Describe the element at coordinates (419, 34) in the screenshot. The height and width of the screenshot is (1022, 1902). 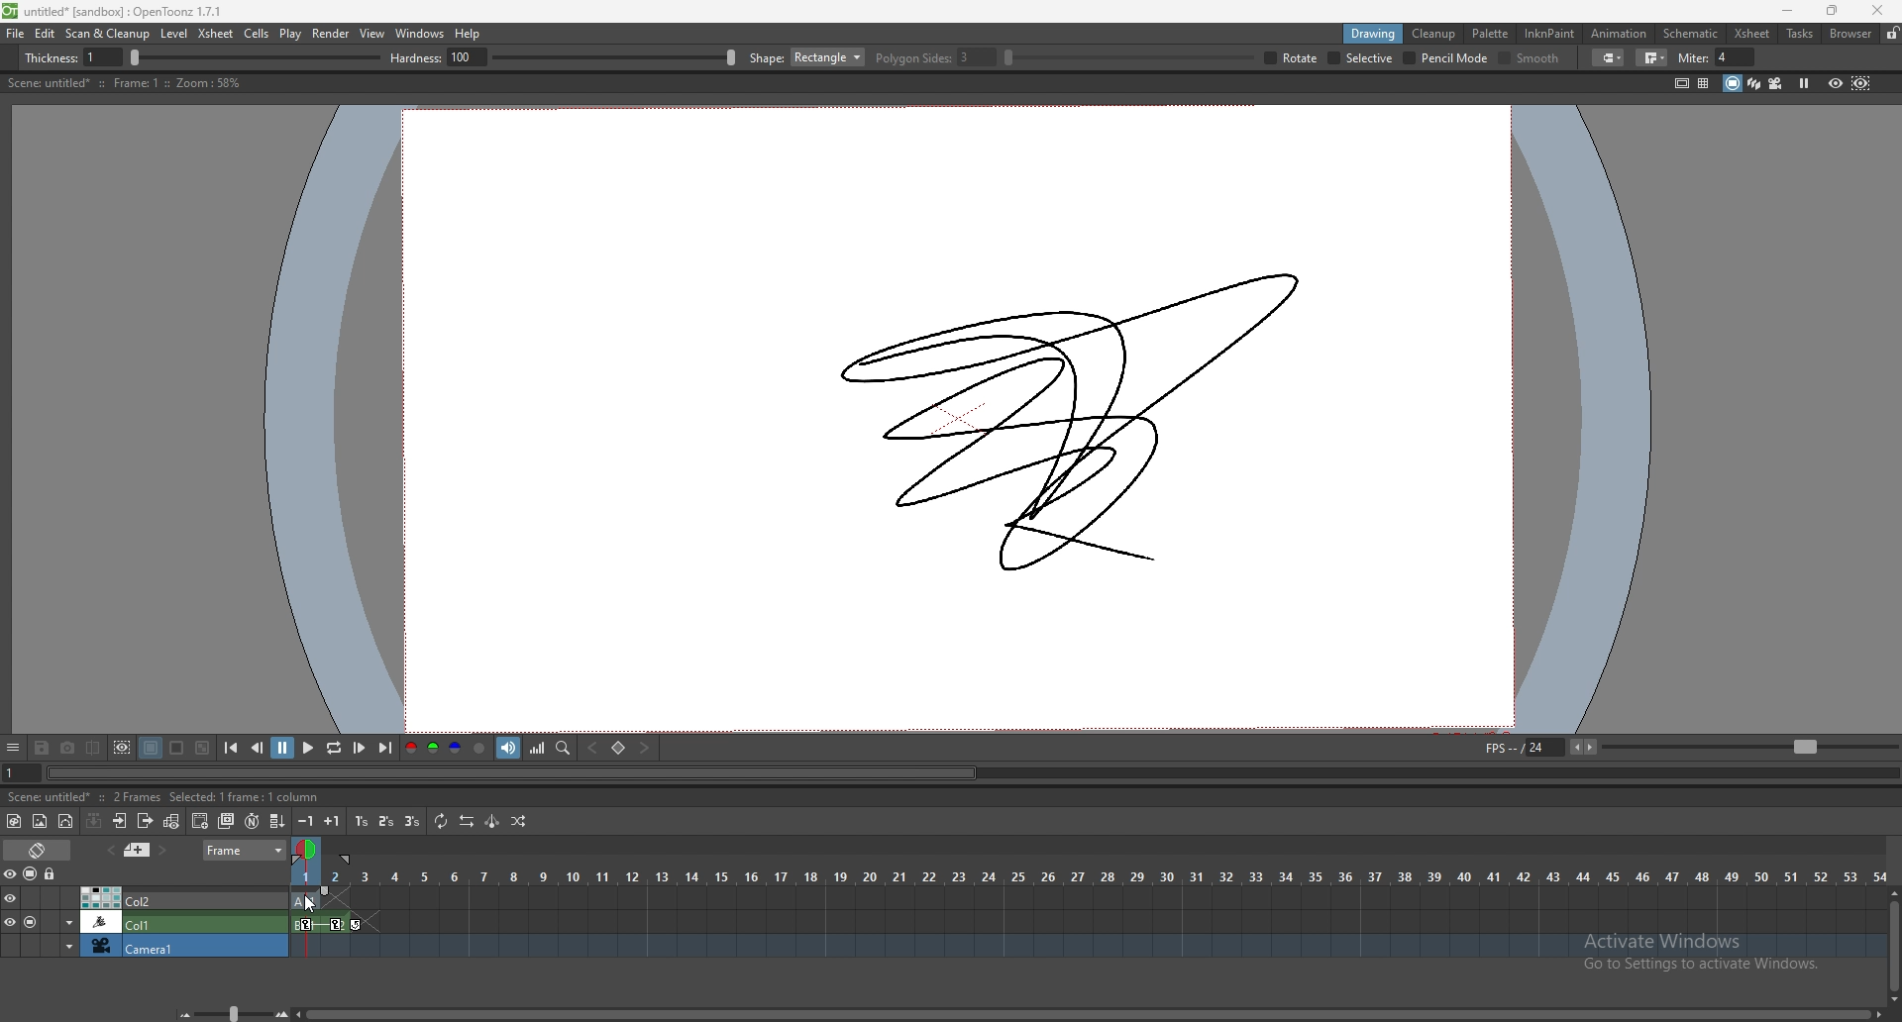
I see `windows` at that location.